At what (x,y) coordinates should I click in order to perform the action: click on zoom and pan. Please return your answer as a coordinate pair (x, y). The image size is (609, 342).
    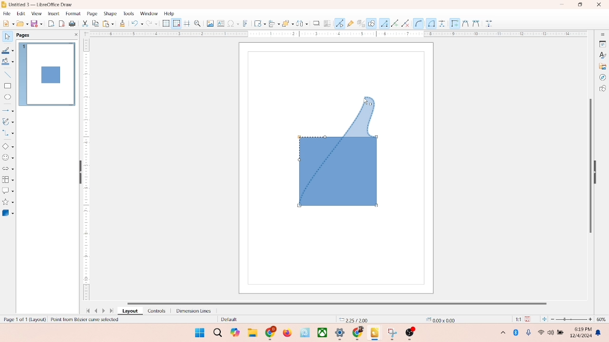
    Looking at the image, I should click on (197, 23).